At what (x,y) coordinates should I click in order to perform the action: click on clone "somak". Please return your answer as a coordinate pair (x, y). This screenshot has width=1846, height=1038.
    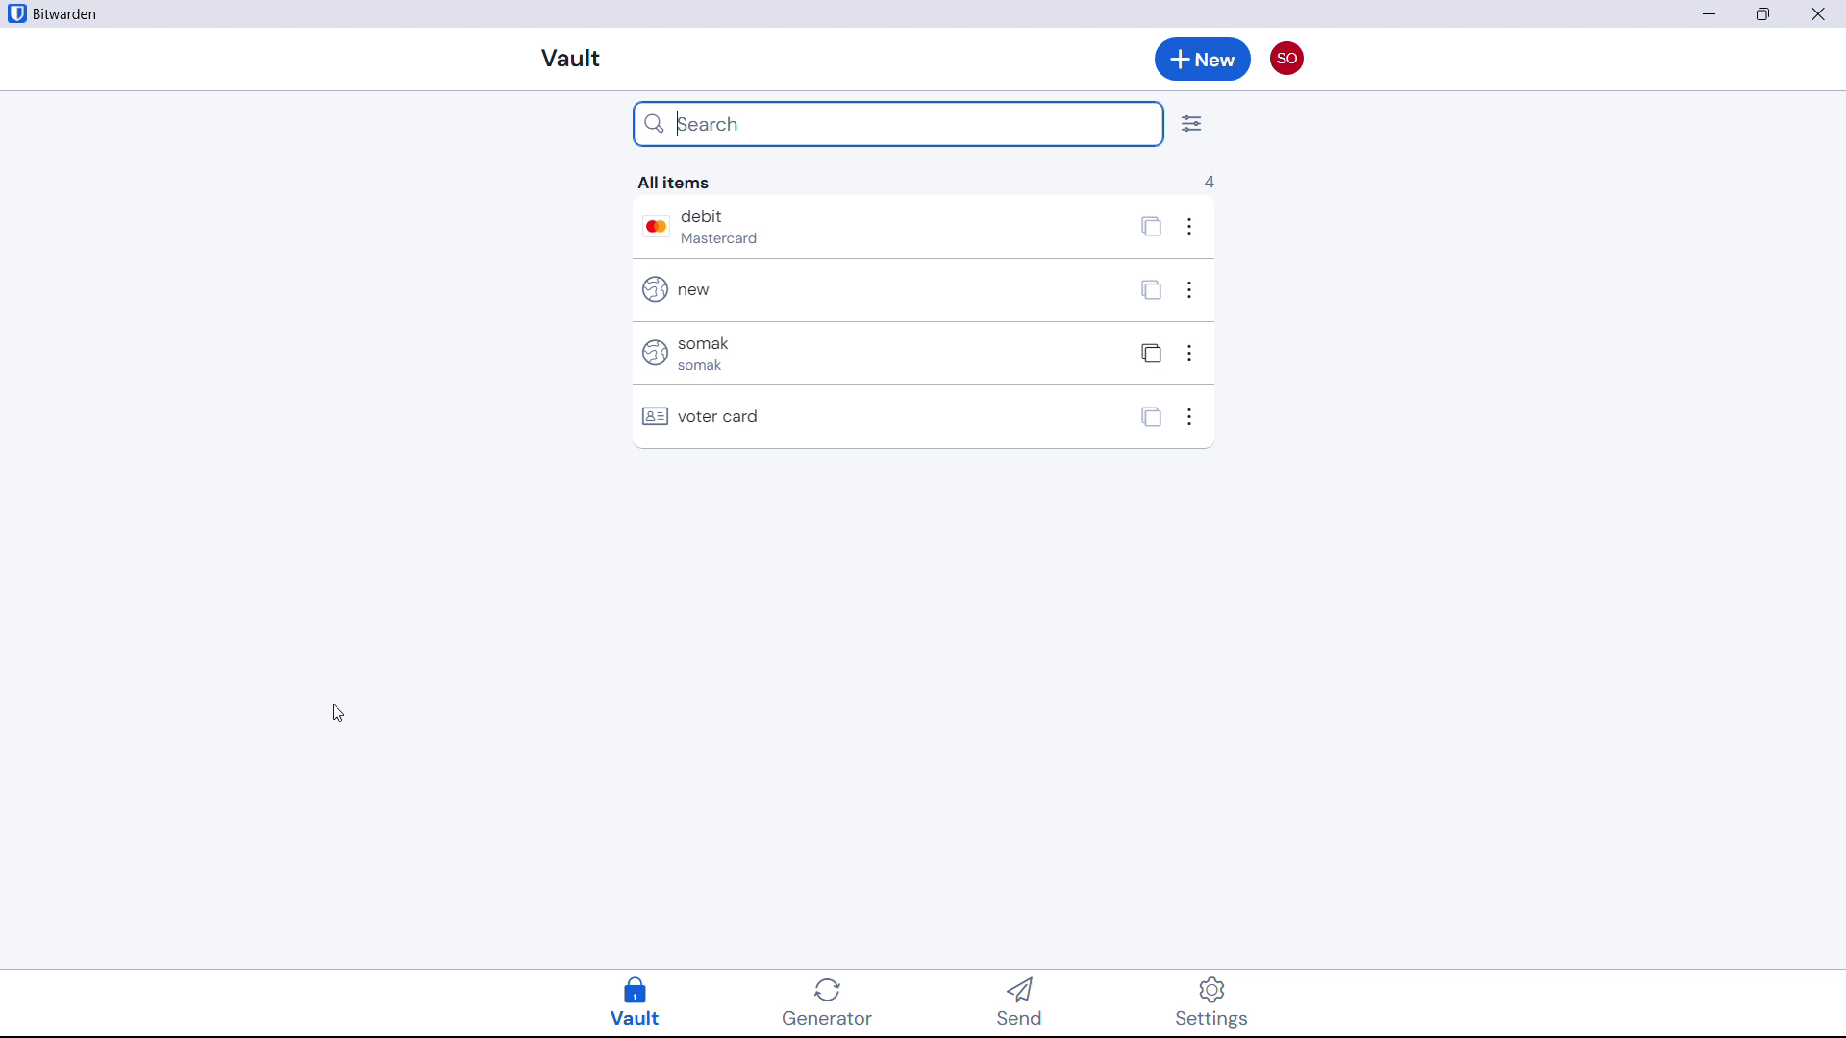
    Looking at the image, I should click on (1148, 353).